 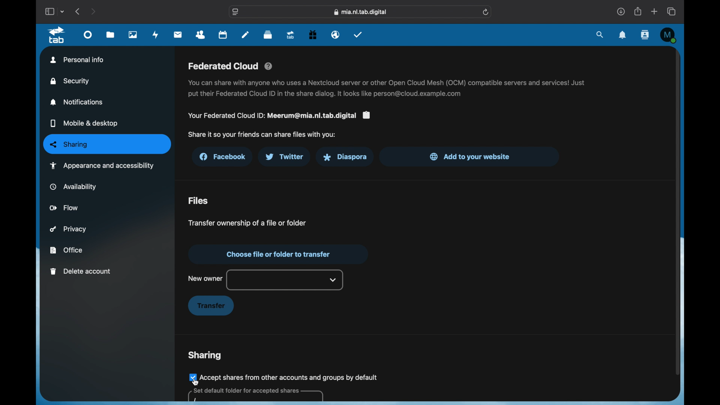 I want to click on mail, so click(x=178, y=34).